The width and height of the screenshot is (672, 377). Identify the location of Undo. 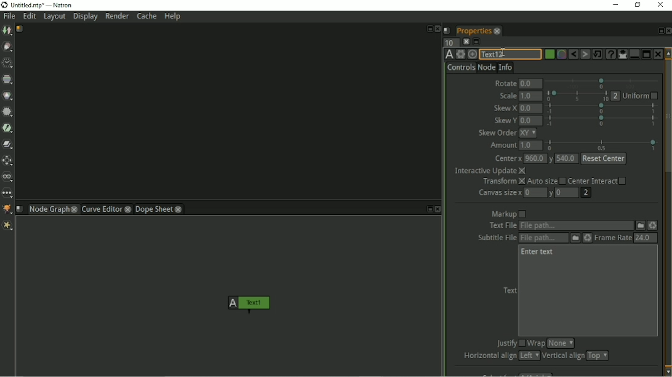
(573, 55).